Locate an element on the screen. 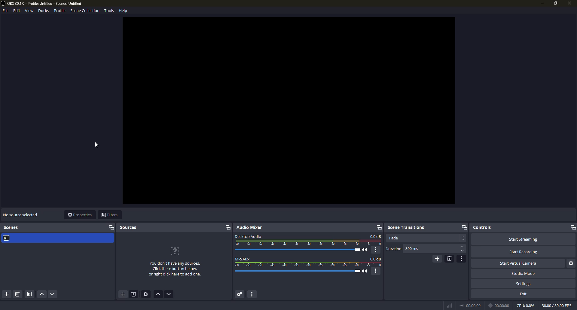  scenes is located at coordinates (12, 227).